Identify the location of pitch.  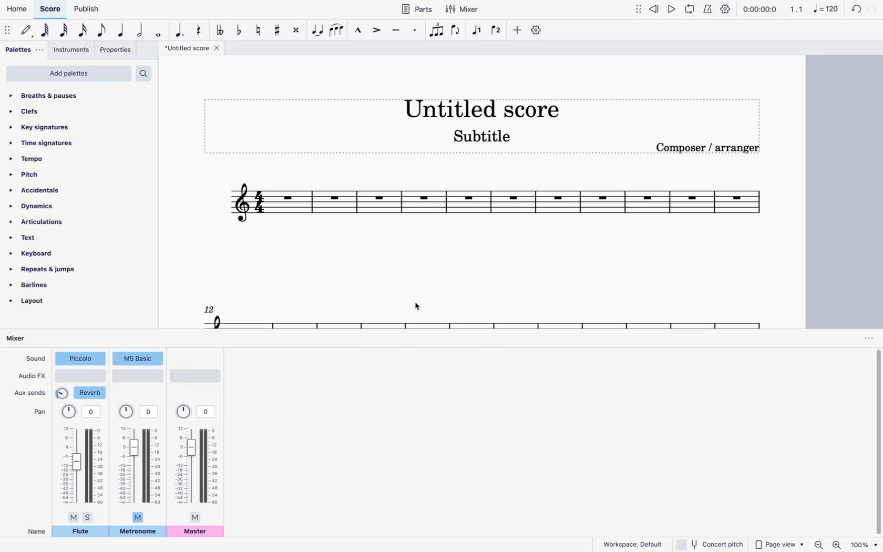
(48, 173).